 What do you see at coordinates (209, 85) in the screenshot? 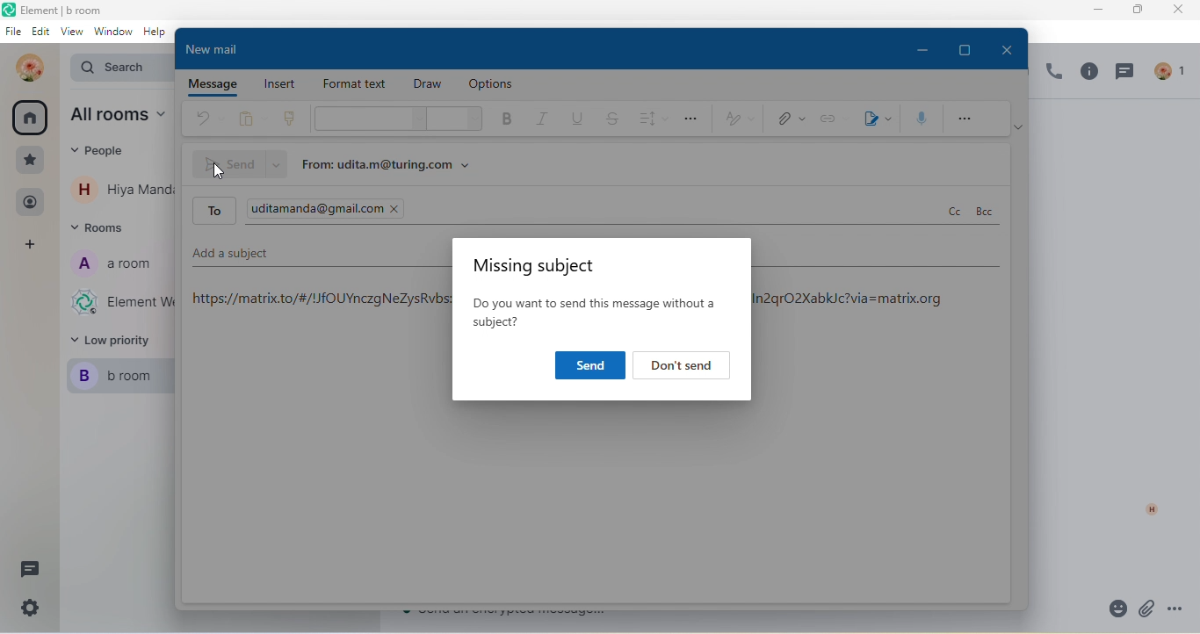
I see `message` at bounding box center [209, 85].